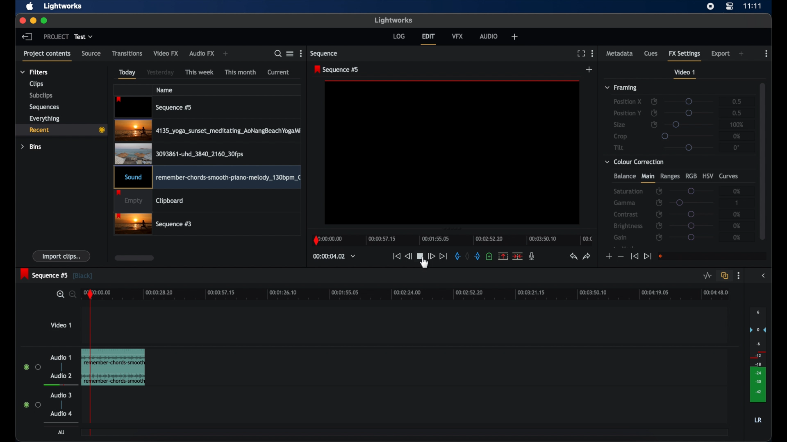 The image size is (787, 442). Describe the element at coordinates (467, 256) in the screenshot. I see `clear marks` at that location.